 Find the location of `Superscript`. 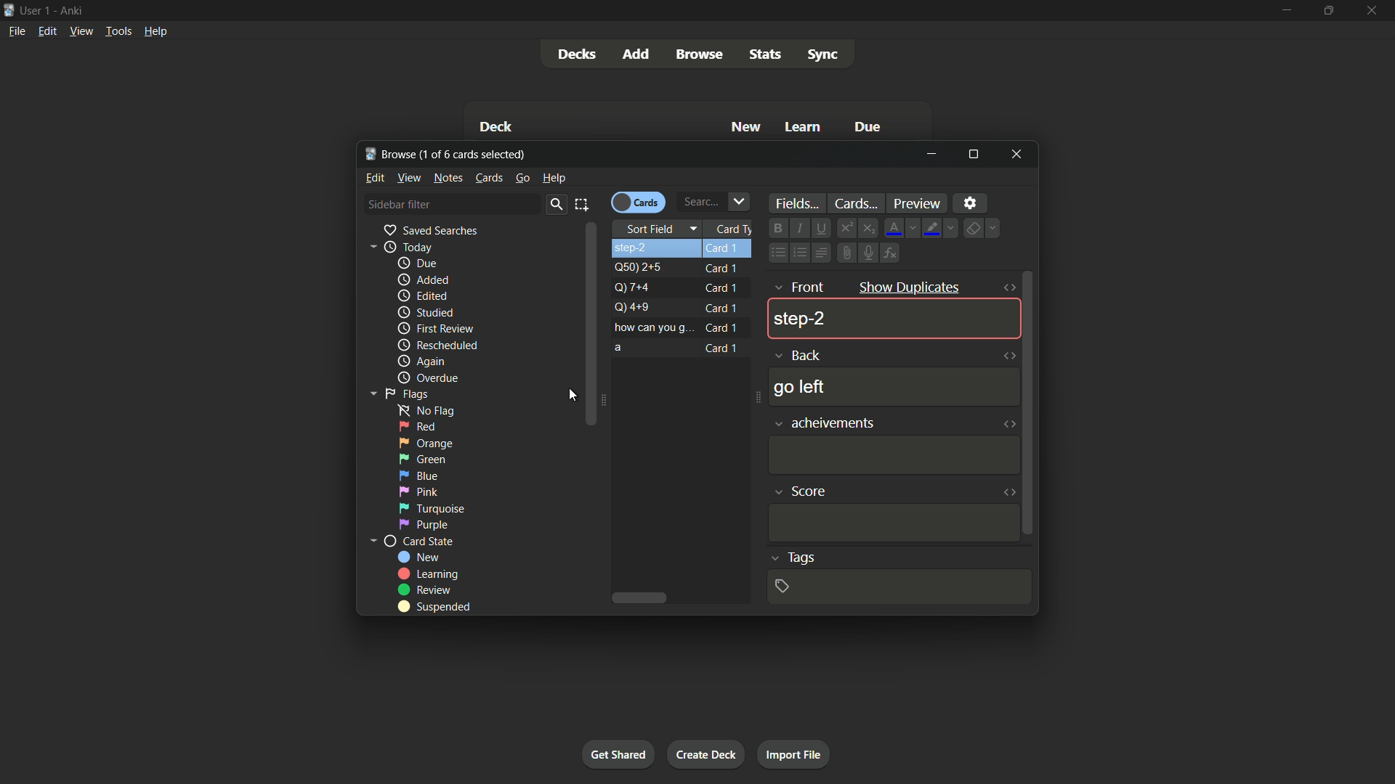

Superscript is located at coordinates (846, 228).